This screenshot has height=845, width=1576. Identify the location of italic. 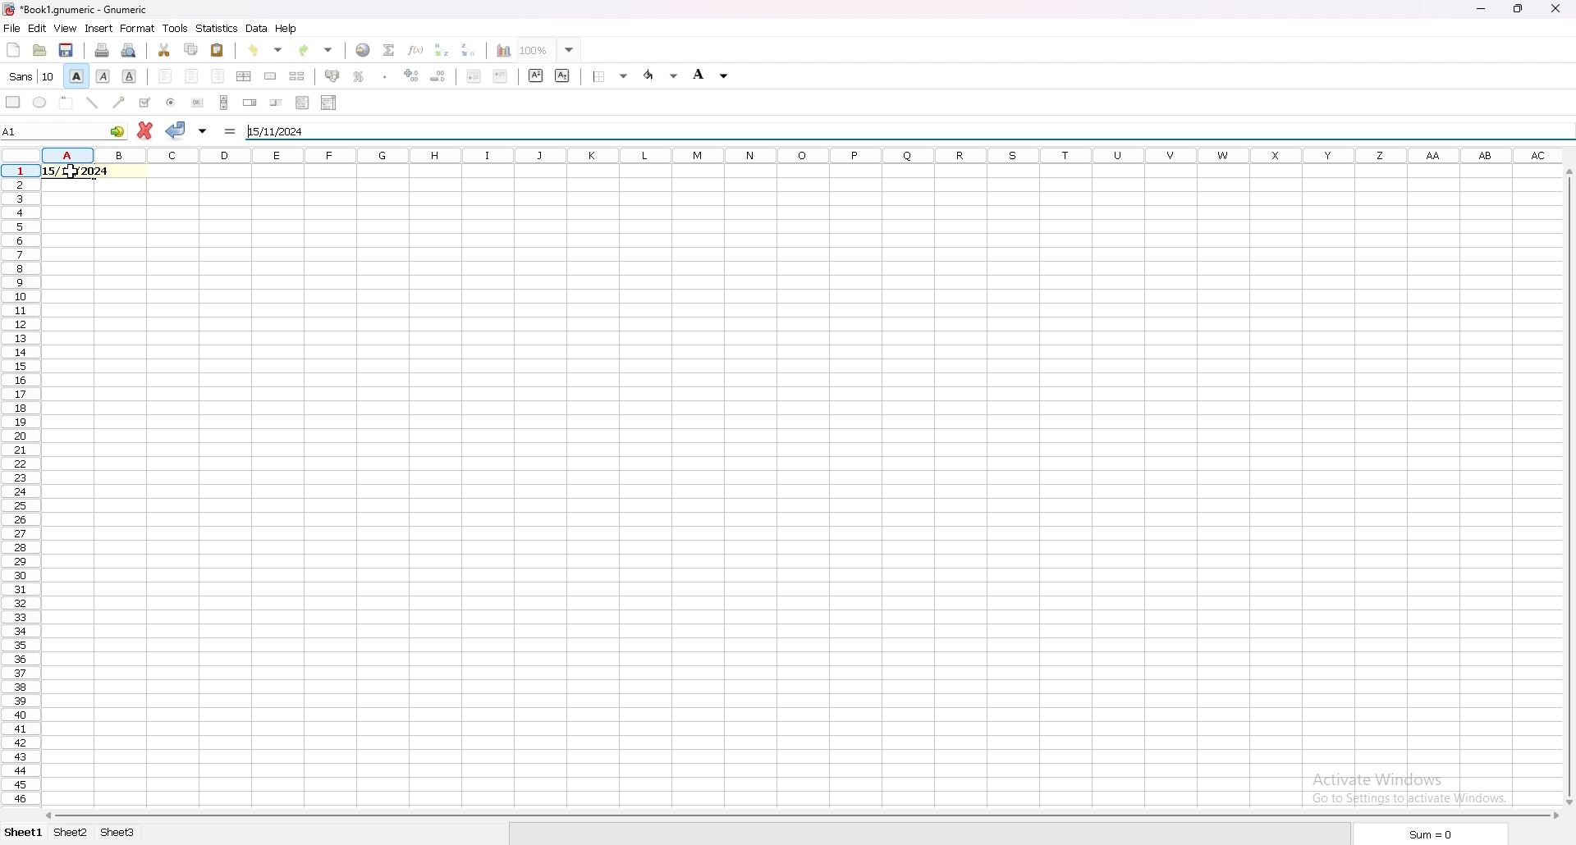
(103, 77).